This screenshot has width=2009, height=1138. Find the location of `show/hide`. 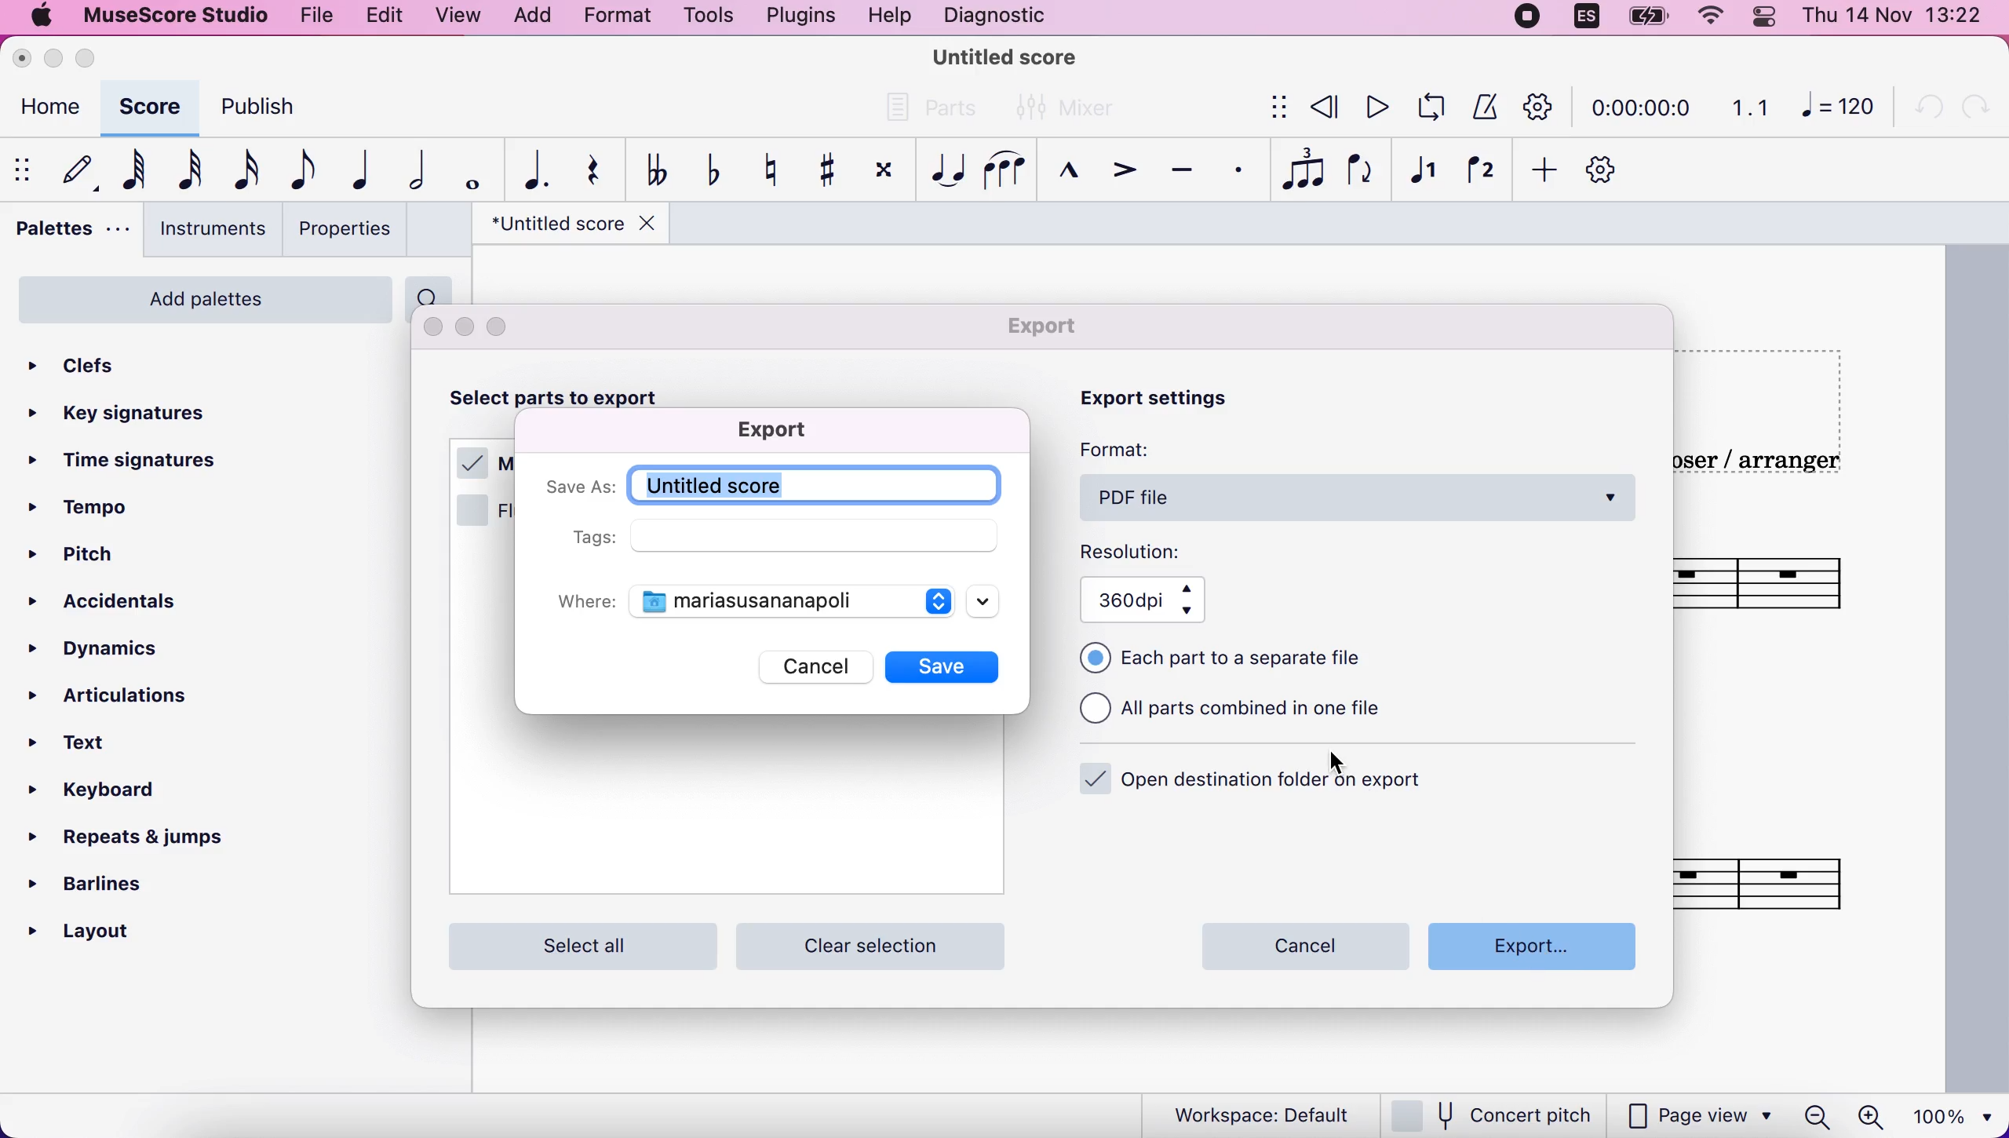

show/hide is located at coordinates (1276, 107).